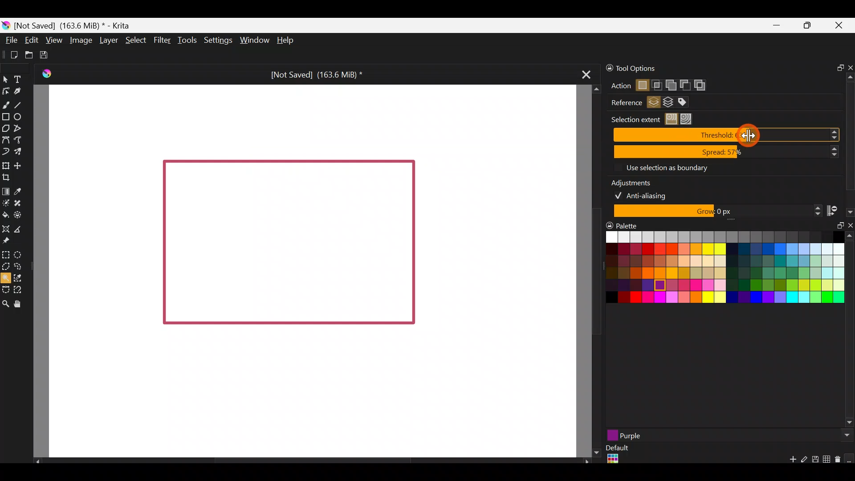 The height and width of the screenshot is (481, 855). I want to click on Help, so click(287, 41).